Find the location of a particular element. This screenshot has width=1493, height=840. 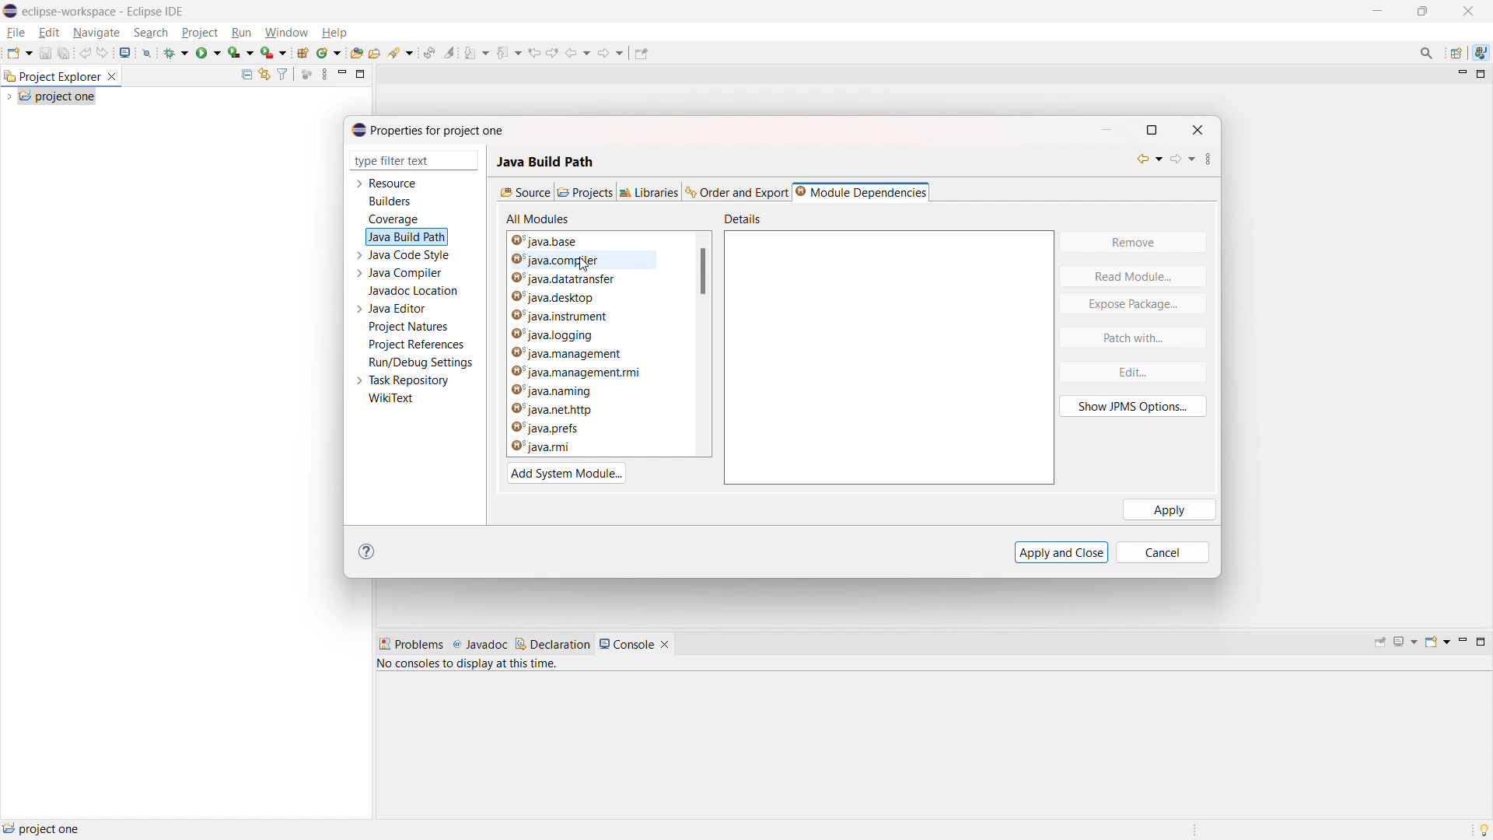

java.logging is located at coordinates (582, 334).